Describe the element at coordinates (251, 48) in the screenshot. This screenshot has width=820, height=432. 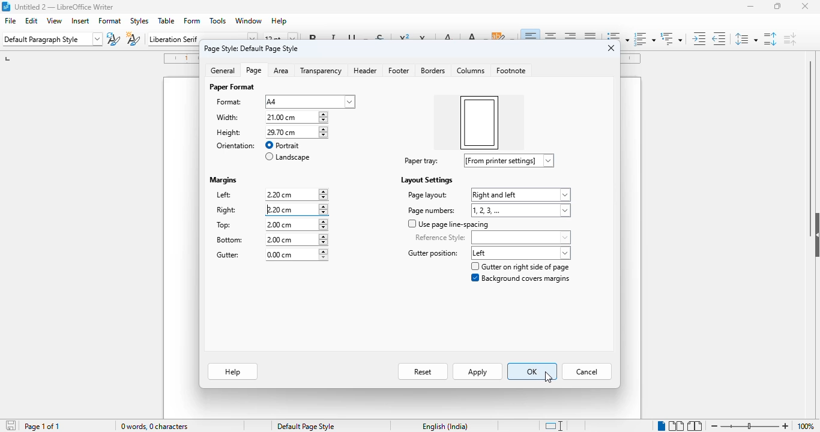
I see `page style: default page style` at that location.